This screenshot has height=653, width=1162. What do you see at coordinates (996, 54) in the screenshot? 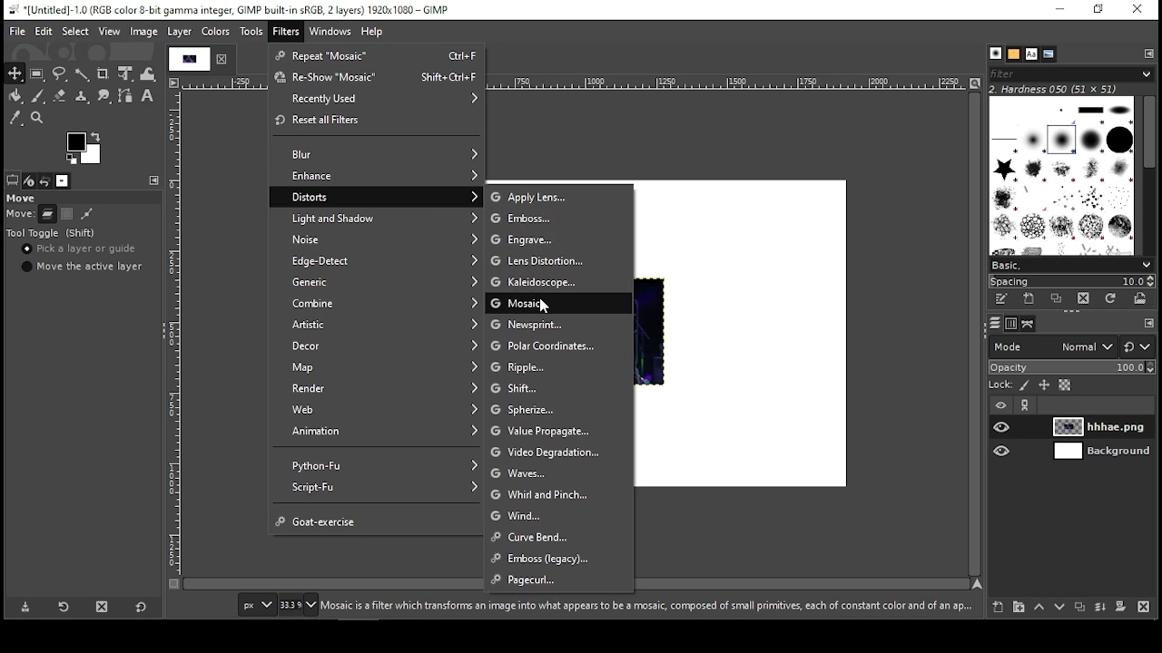
I see `brushes` at bounding box center [996, 54].